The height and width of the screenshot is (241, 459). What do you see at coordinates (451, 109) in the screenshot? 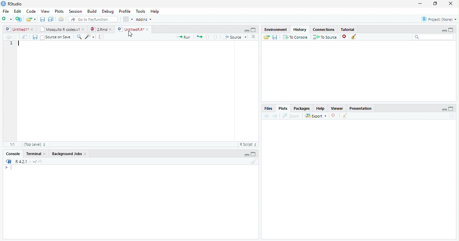
I see `Maximize` at bounding box center [451, 109].